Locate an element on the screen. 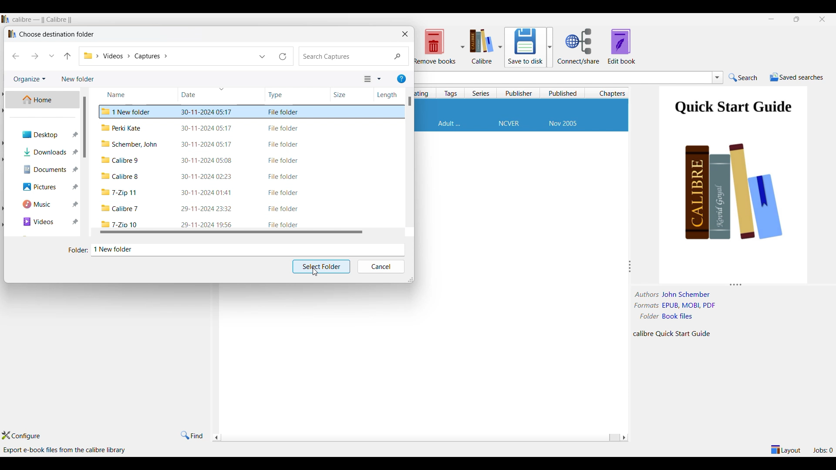 This screenshot has width=836, height=470. folder is located at coordinates (130, 144).